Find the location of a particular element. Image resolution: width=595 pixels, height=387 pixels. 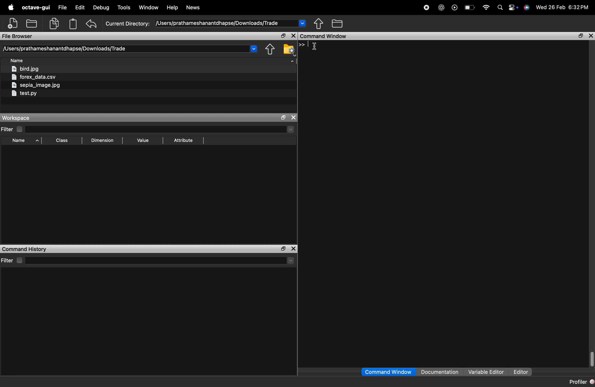

cursor is located at coordinates (316, 46).